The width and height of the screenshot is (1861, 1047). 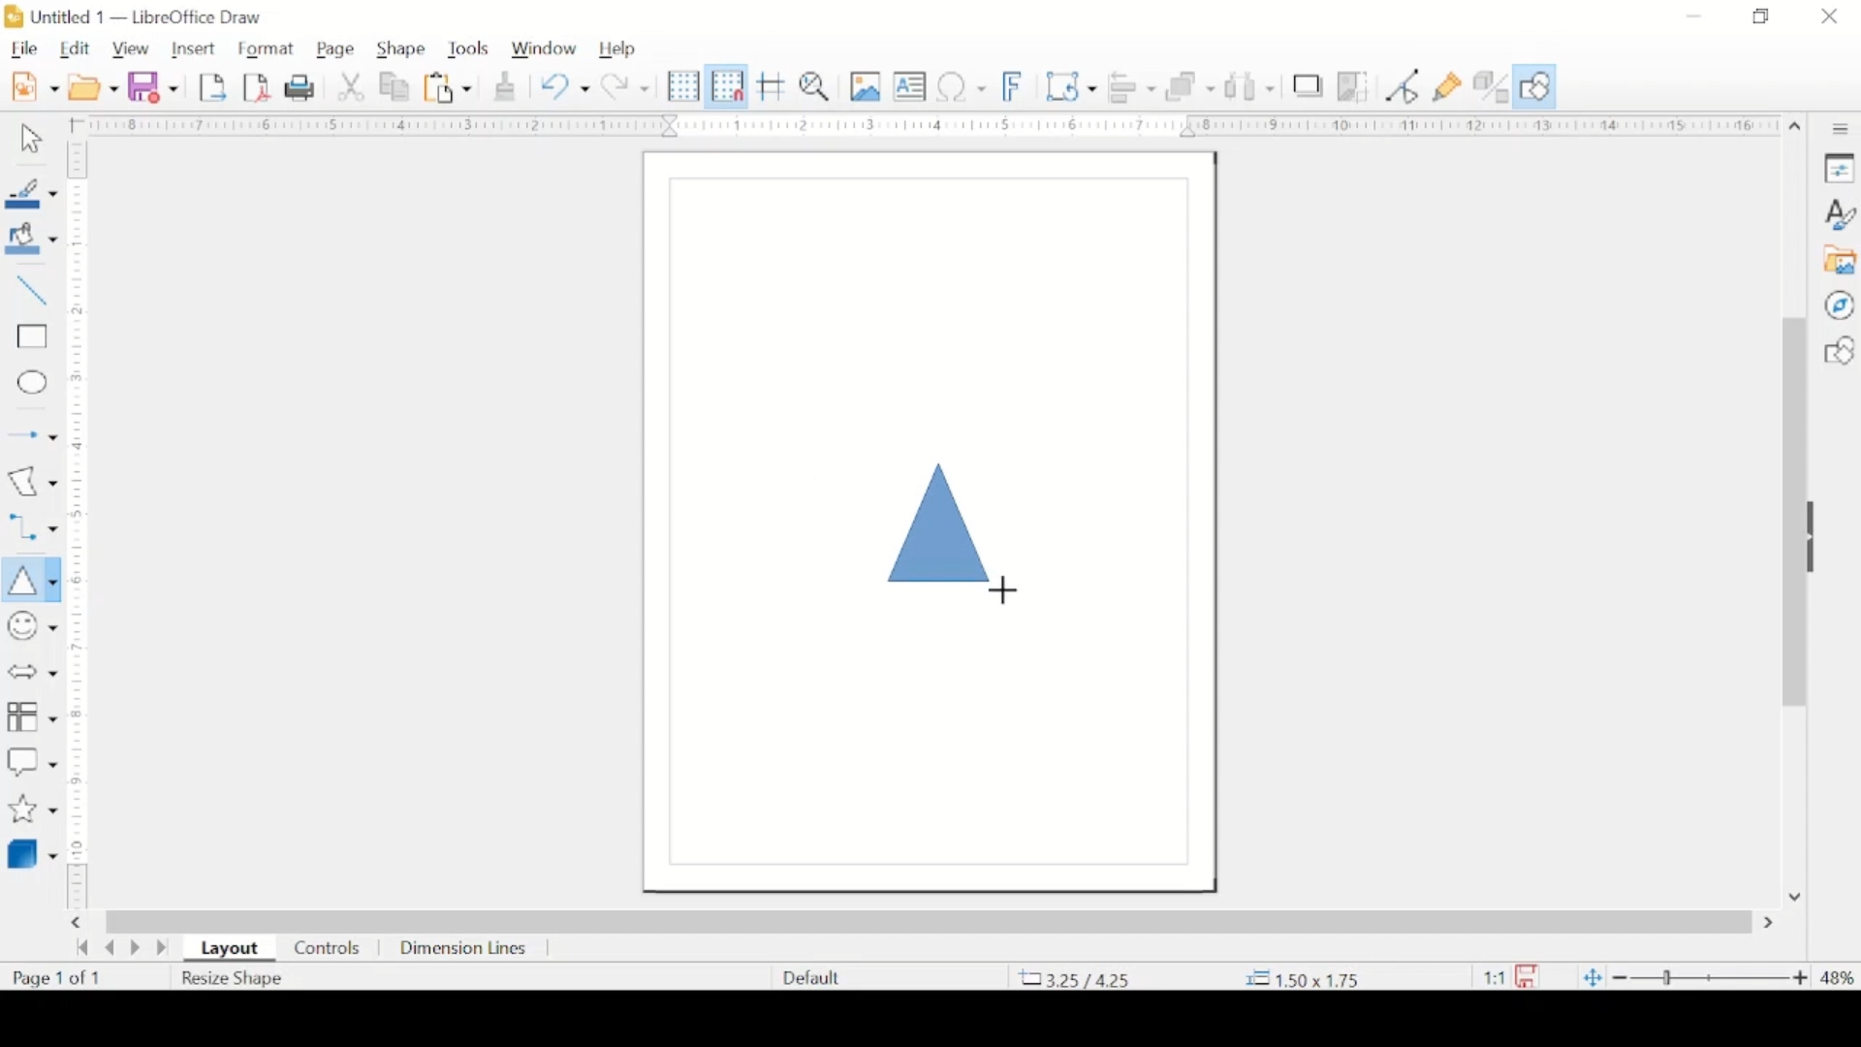 What do you see at coordinates (338, 48) in the screenshot?
I see `page` at bounding box center [338, 48].